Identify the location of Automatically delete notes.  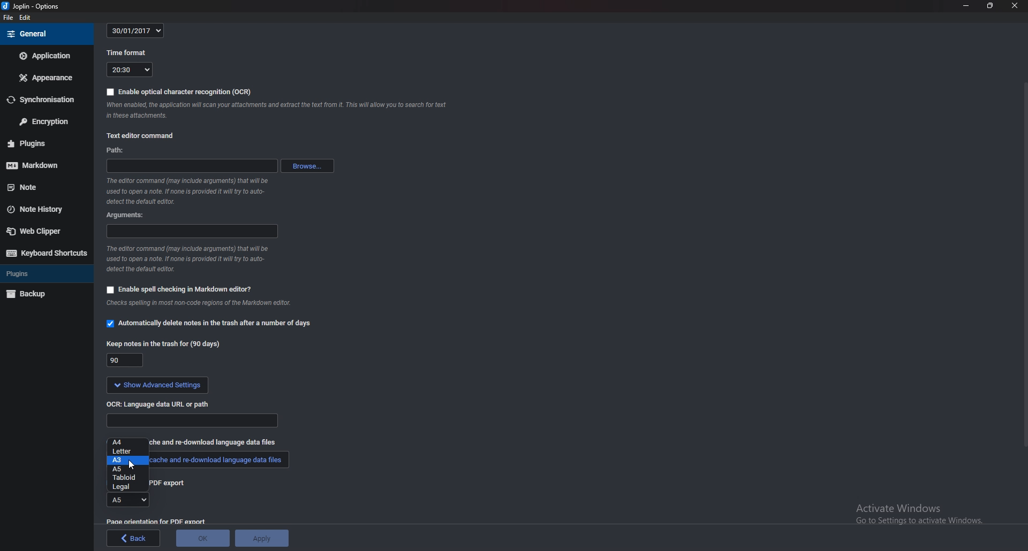
(213, 325).